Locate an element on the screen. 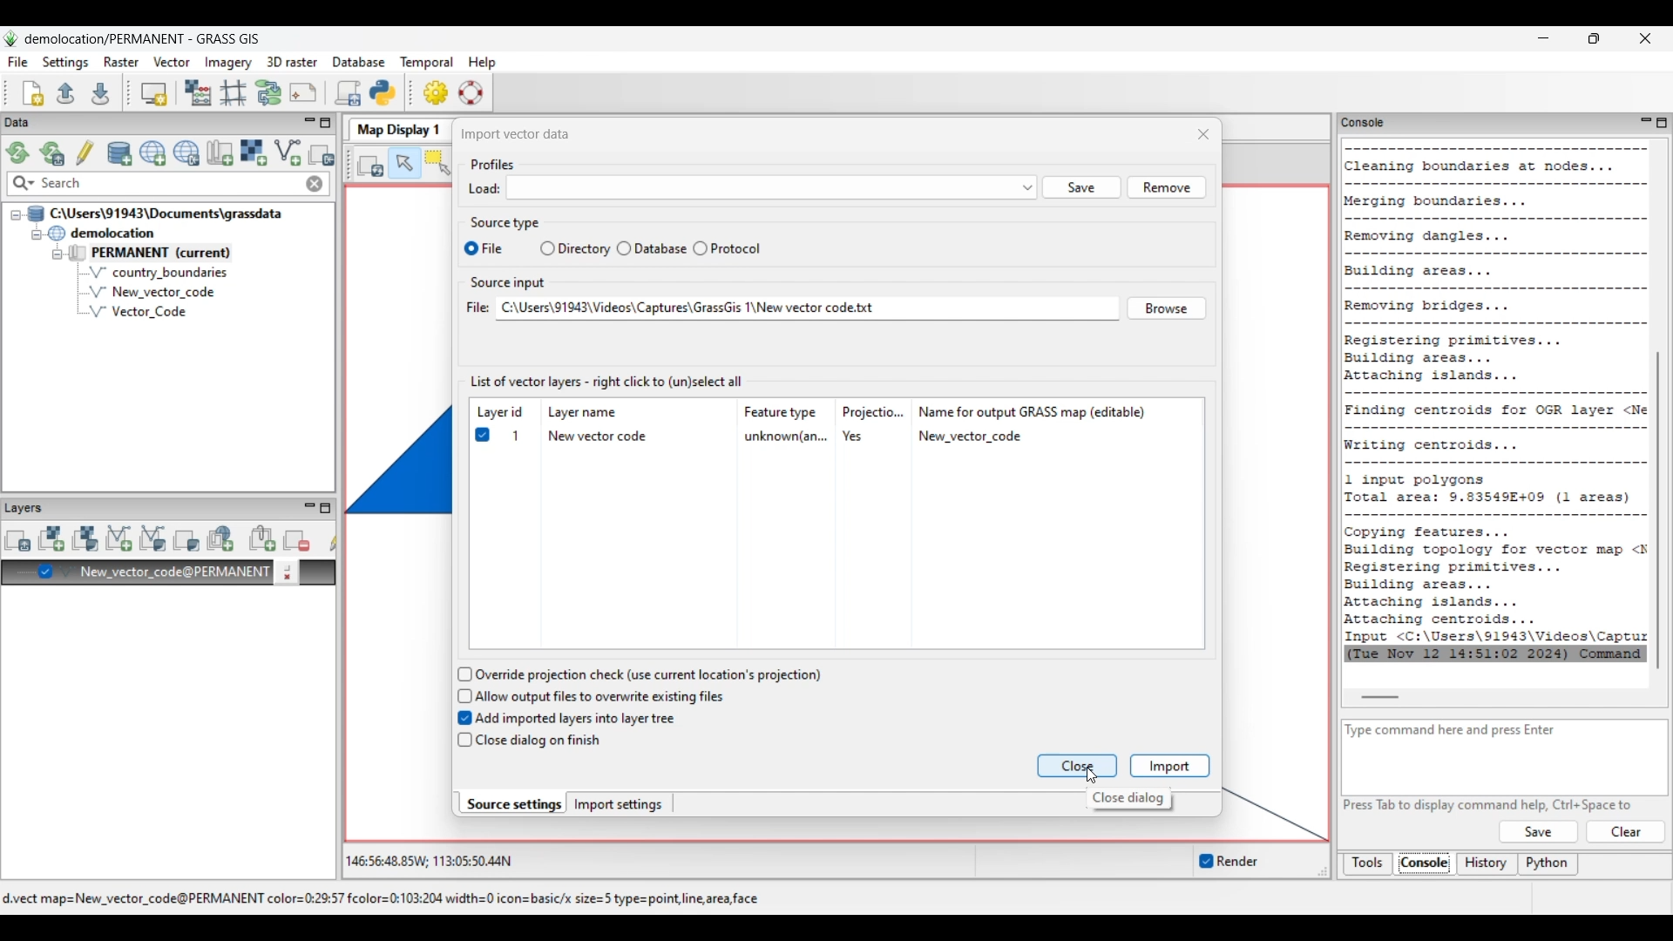  Collapse file thread  is located at coordinates (16, 215).